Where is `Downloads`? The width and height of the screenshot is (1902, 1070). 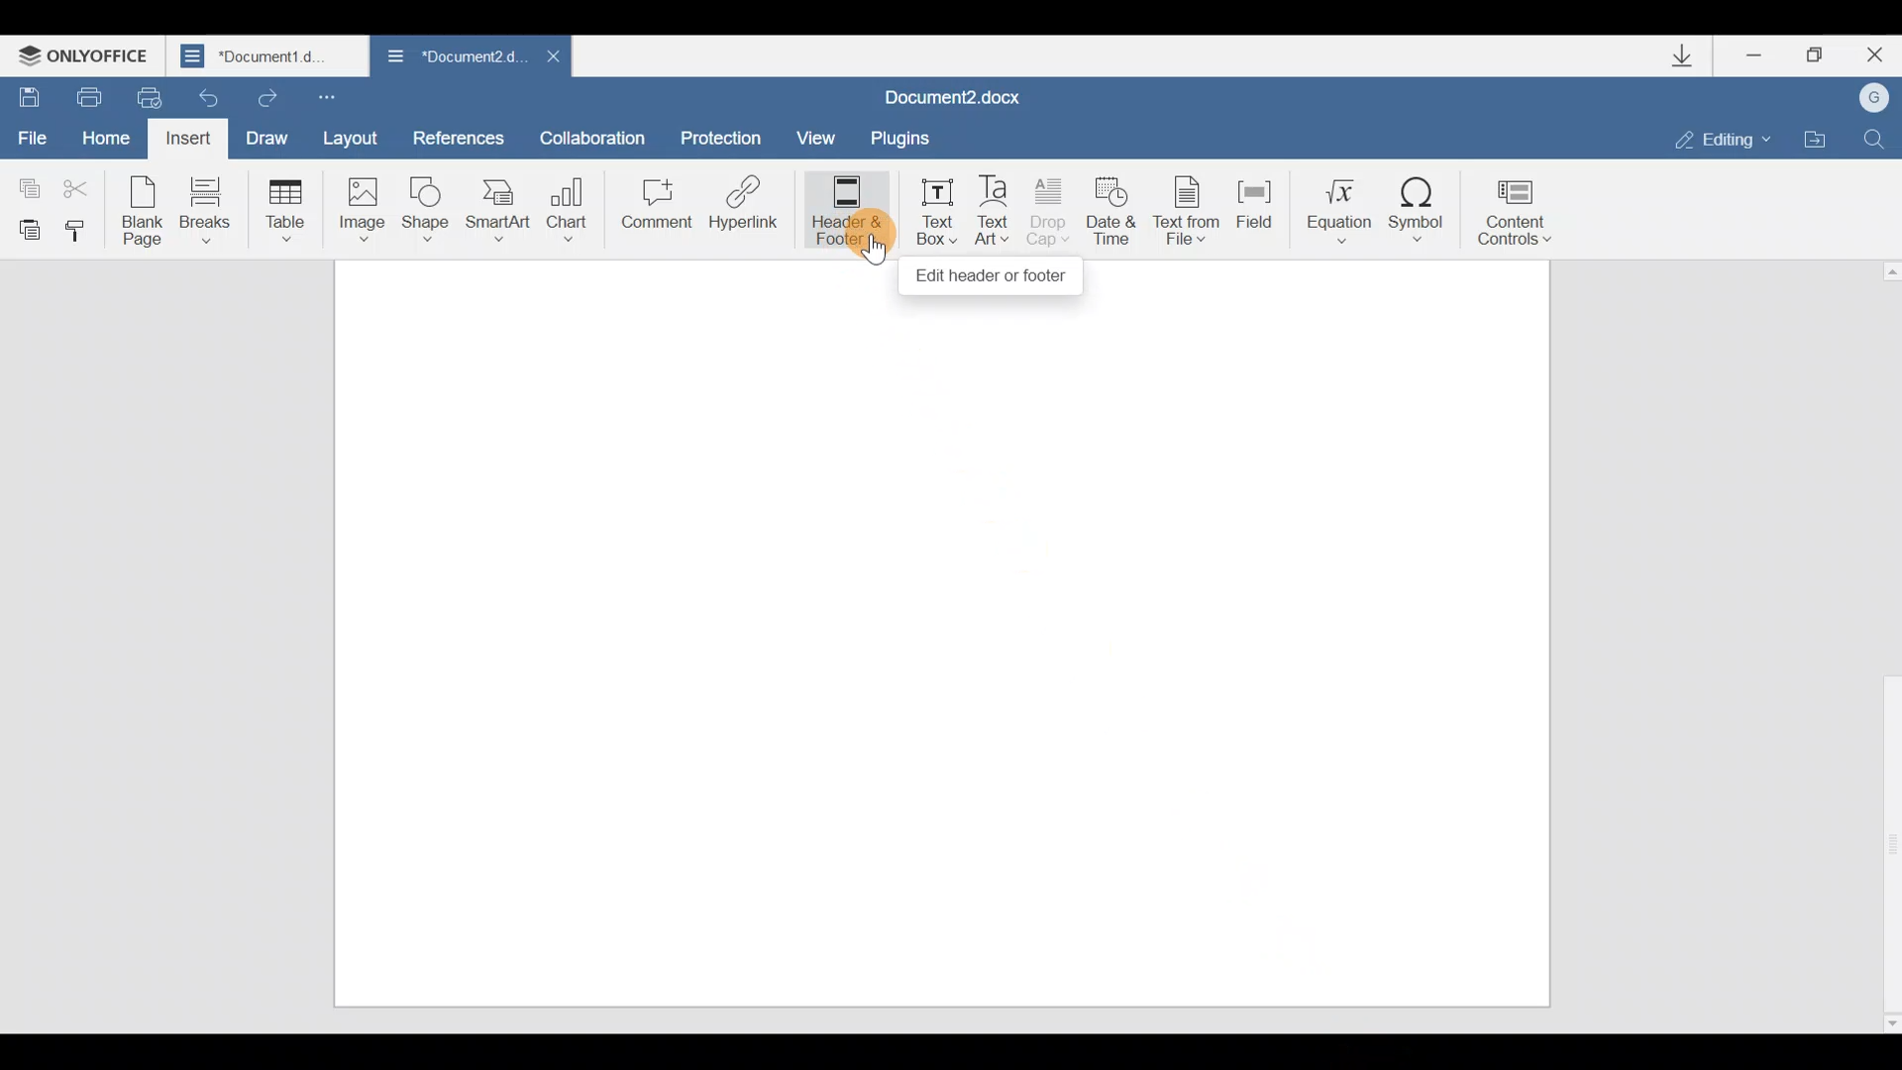 Downloads is located at coordinates (1682, 55).